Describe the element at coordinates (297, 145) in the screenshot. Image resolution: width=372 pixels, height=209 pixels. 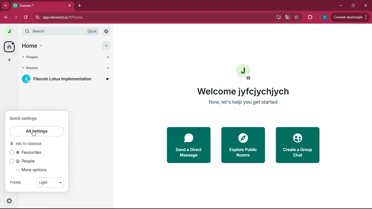
I see `create` at that location.